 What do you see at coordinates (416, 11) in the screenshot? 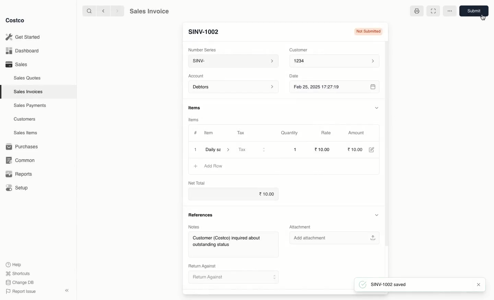
I see `Print` at bounding box center [416, 11].